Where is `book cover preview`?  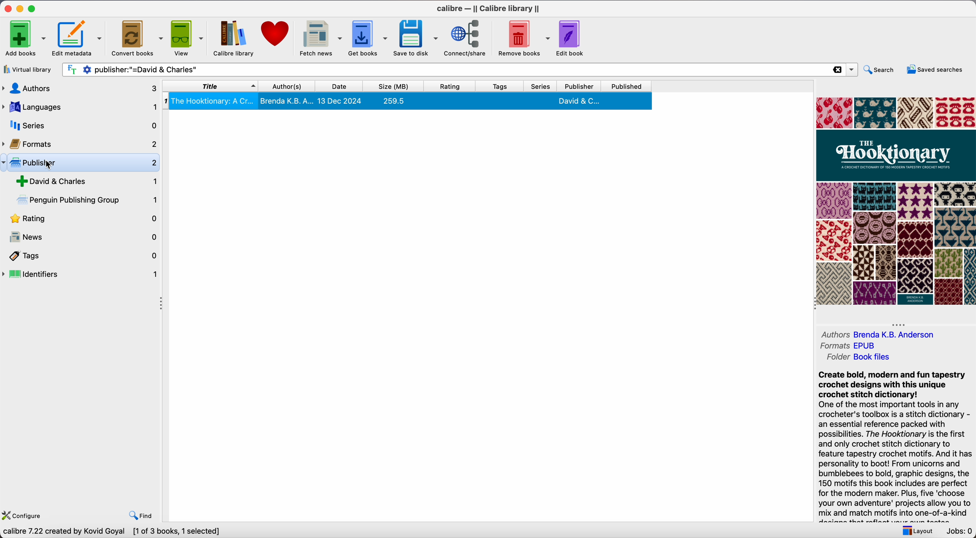 book cover preview is located at coordinates (896, 202).